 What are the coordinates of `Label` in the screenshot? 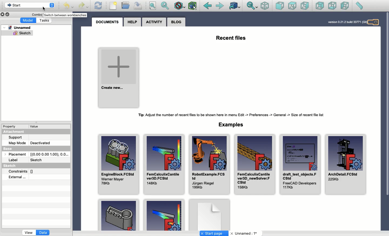 It's located at (14, 160).